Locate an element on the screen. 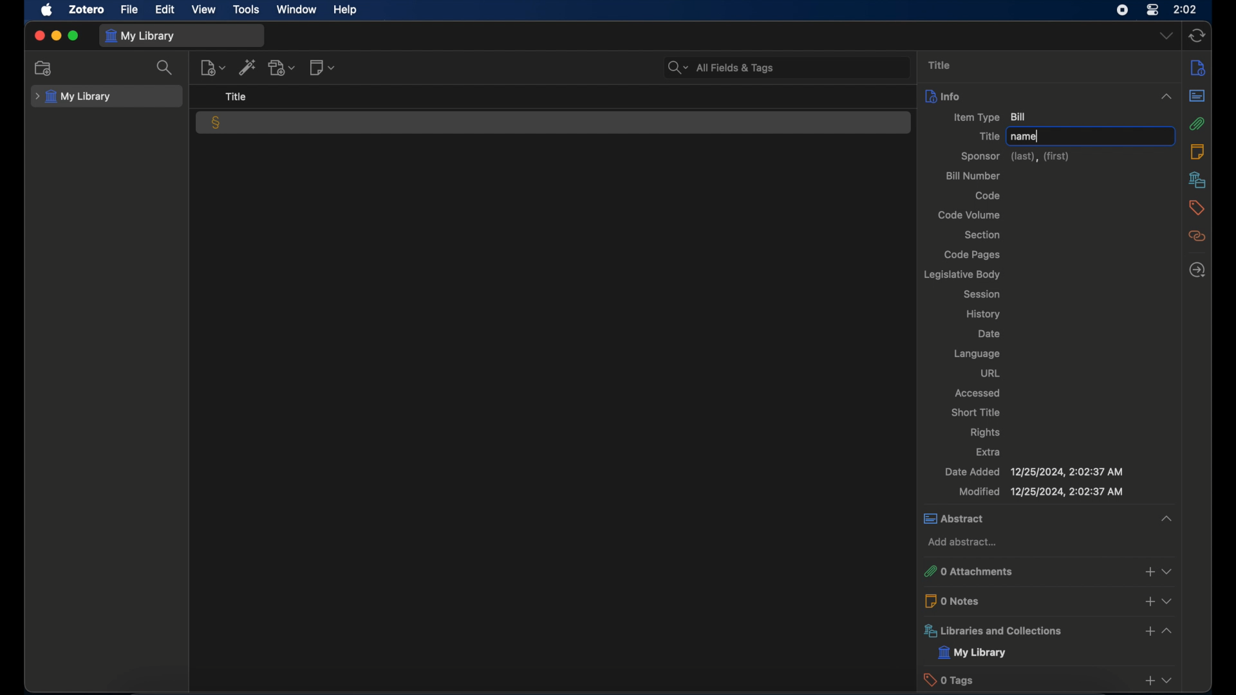 This screenshot has height=695, width=1236. code volum is located at coordinates (969, 216).